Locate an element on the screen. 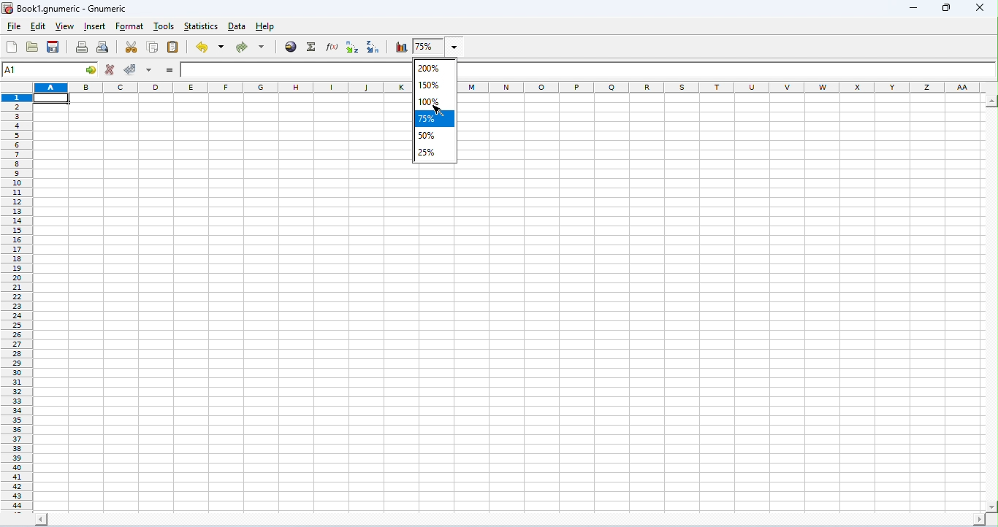  75% is located at coordinates (435, 119).